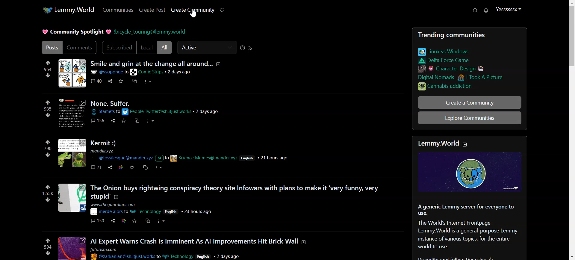 The width and height of the screenshot is (575, 260). What do you see at coordinates (151, 33) in the screenshot?
I see `Lemmy Hyperlink` at bounding box center [151, 33].